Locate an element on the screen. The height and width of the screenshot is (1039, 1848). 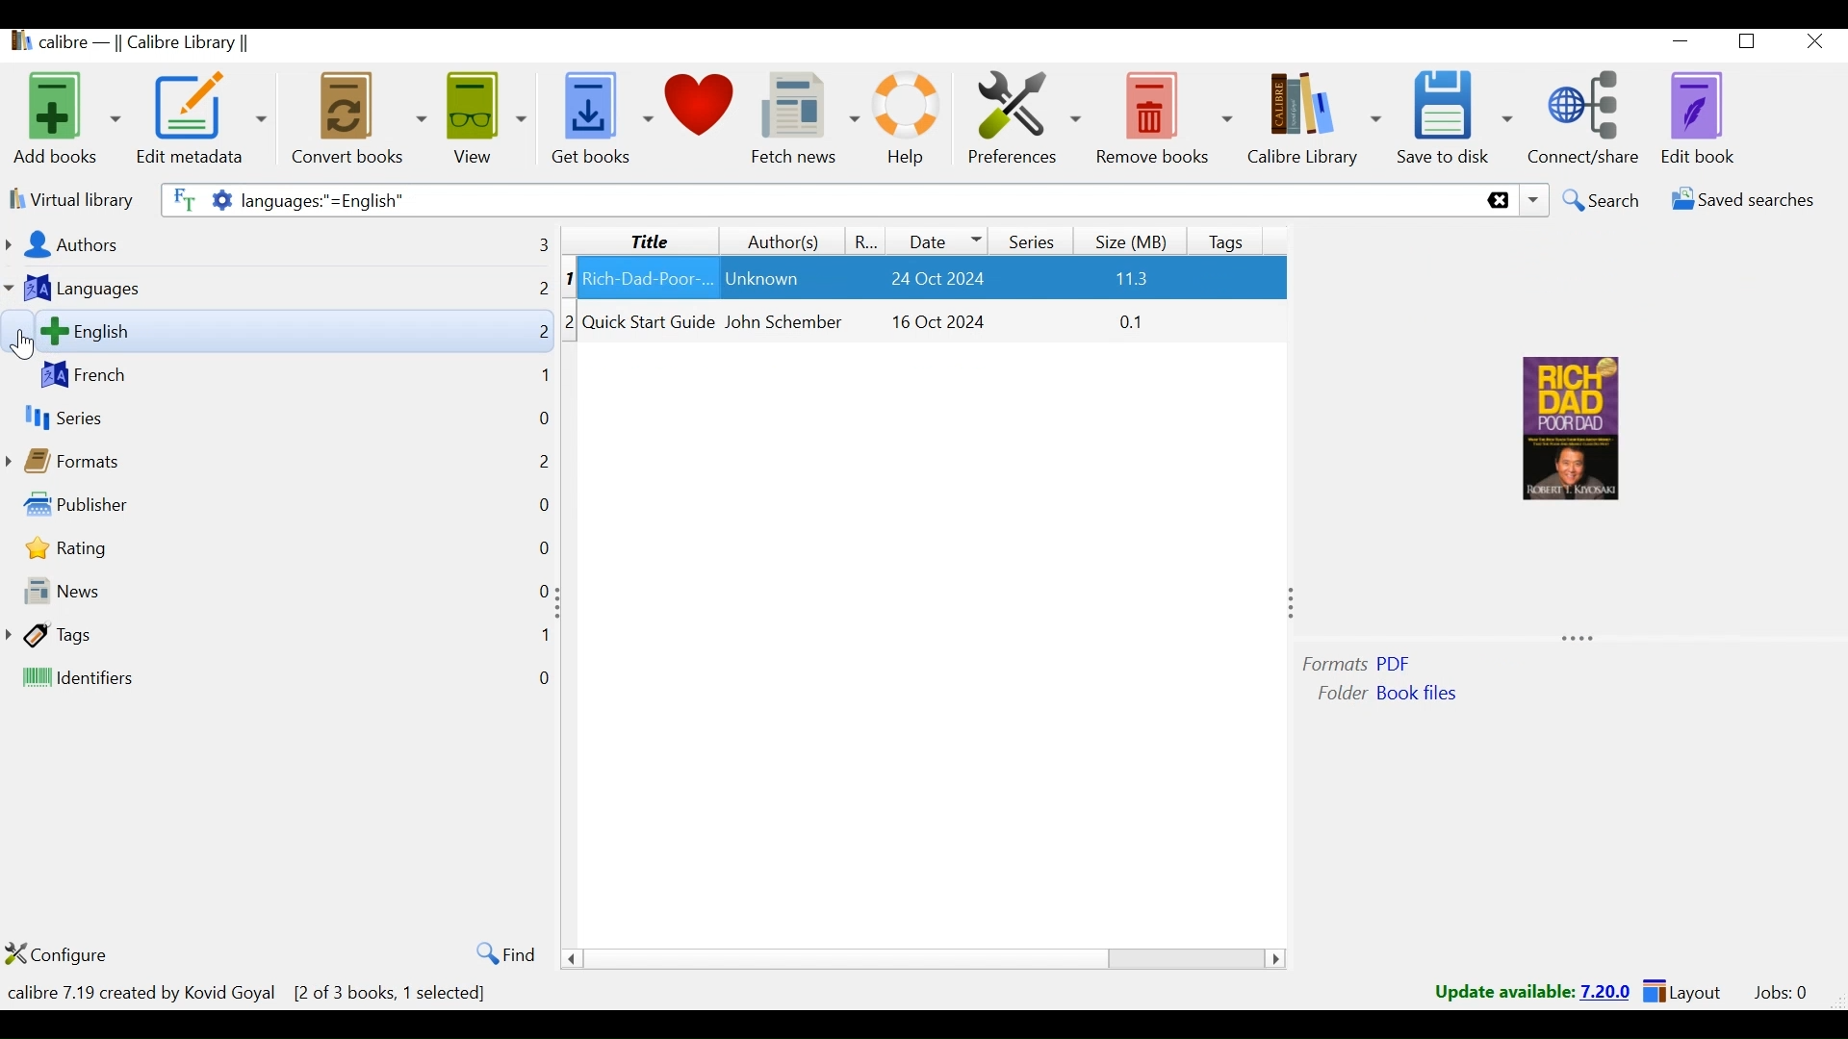
configure is located at coordinates (76, 954).